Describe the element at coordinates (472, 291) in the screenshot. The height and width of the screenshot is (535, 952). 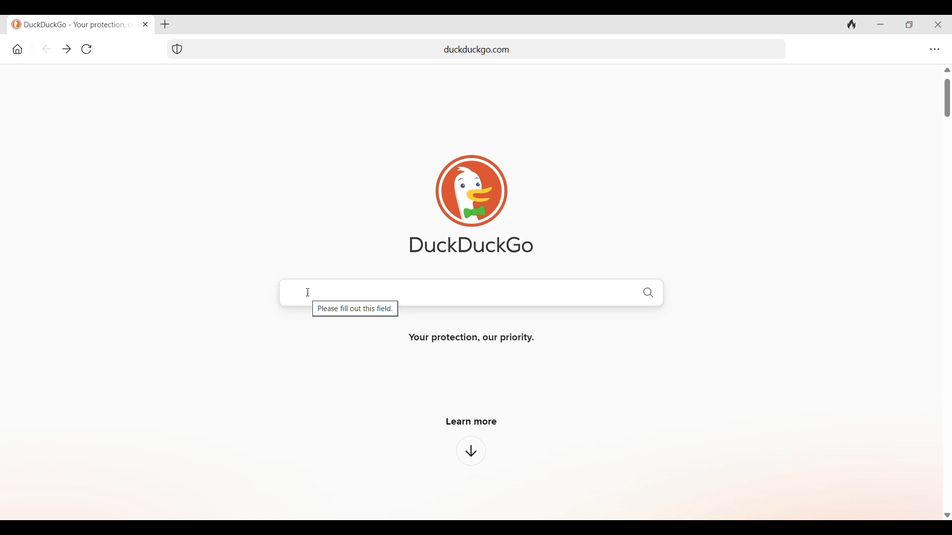
I see `Type in search query` at that location.